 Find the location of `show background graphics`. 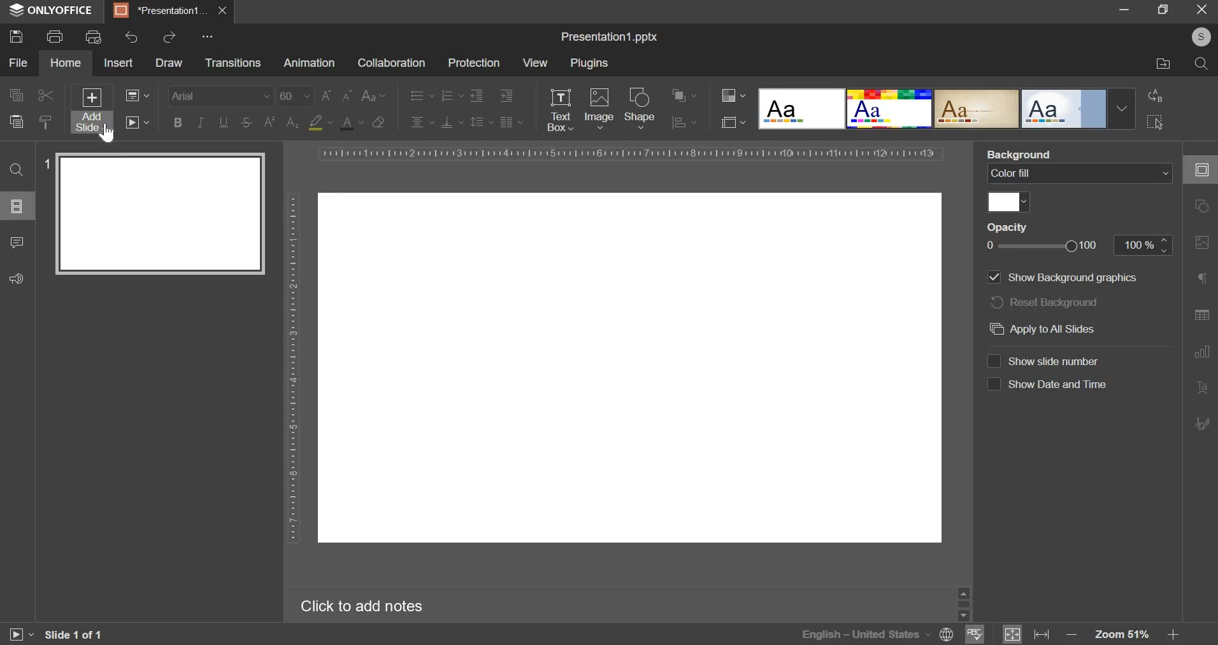

show background graphics is located at coordinates (1062, 277).